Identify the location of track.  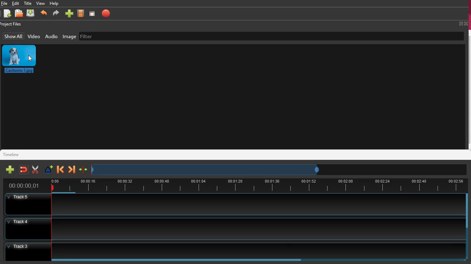
(230, 248).